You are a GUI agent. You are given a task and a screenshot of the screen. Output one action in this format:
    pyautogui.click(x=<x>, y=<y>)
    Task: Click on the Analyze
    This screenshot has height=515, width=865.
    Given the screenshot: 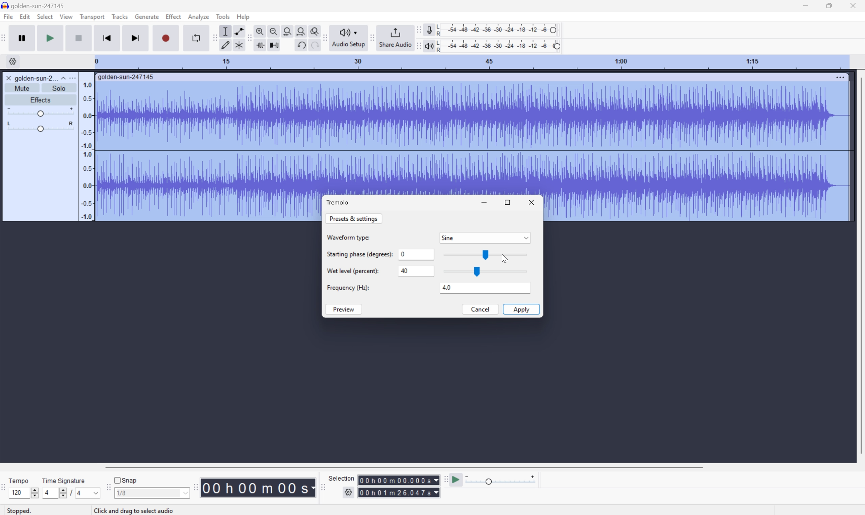 What is the action you would take?
    pyautogui.click(x=198, y=17)
    